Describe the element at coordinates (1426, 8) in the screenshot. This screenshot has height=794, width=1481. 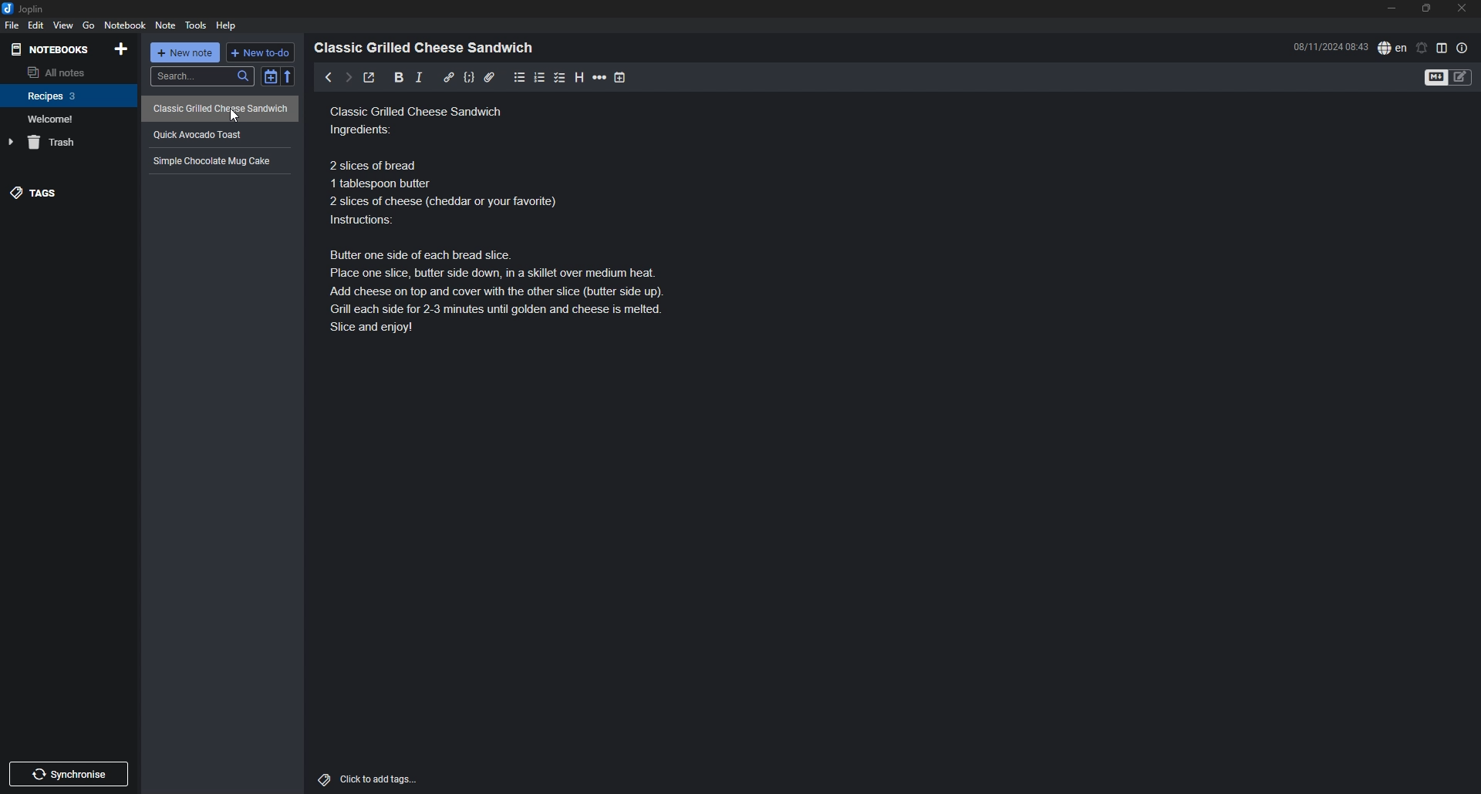
I see `resize` at that location.